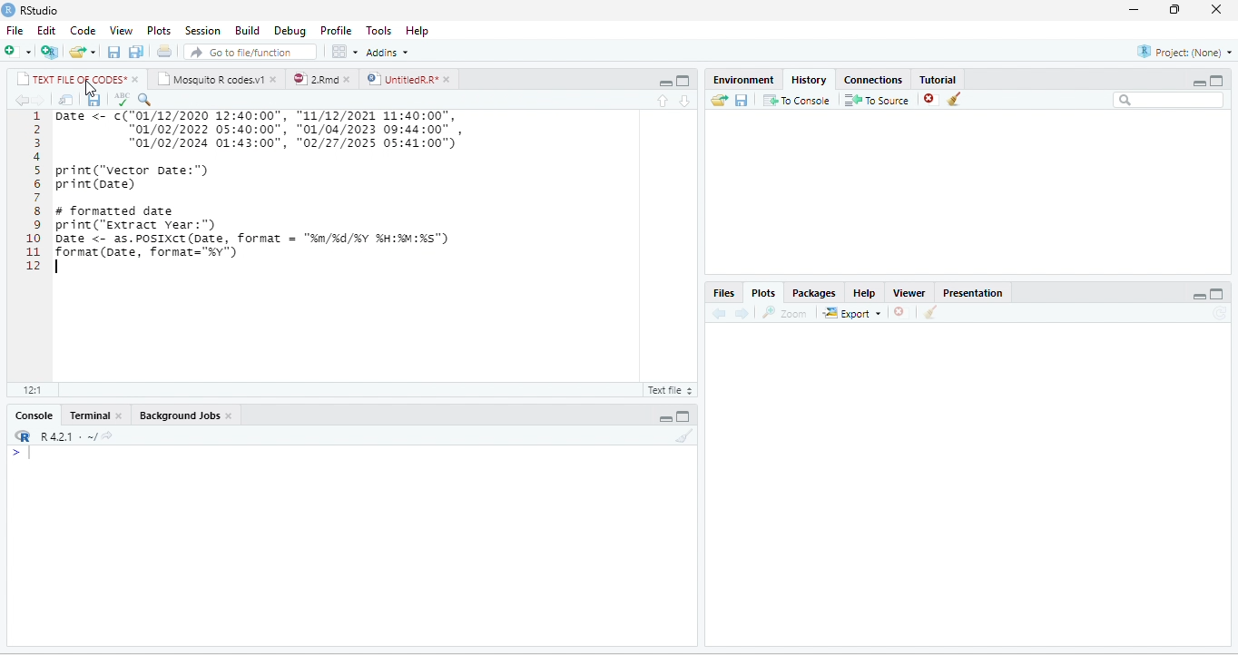  Describe the element at coordinates (1168, 101) in the screenshot. I see `search bar` at that location.